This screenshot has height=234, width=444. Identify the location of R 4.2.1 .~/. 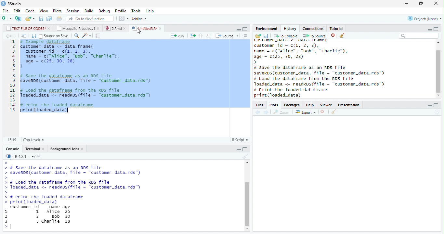
(24, 156).